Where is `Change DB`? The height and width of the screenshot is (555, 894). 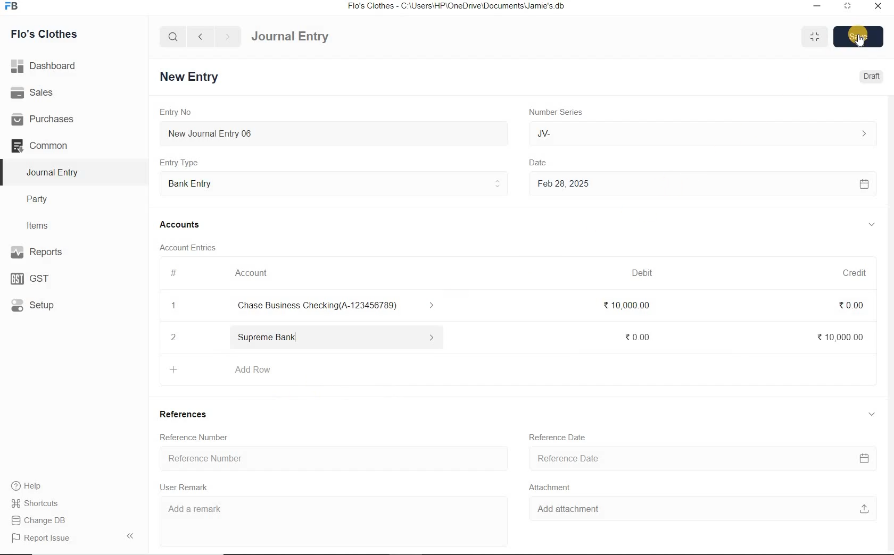 Change DB is located at coordinates (39, 519).